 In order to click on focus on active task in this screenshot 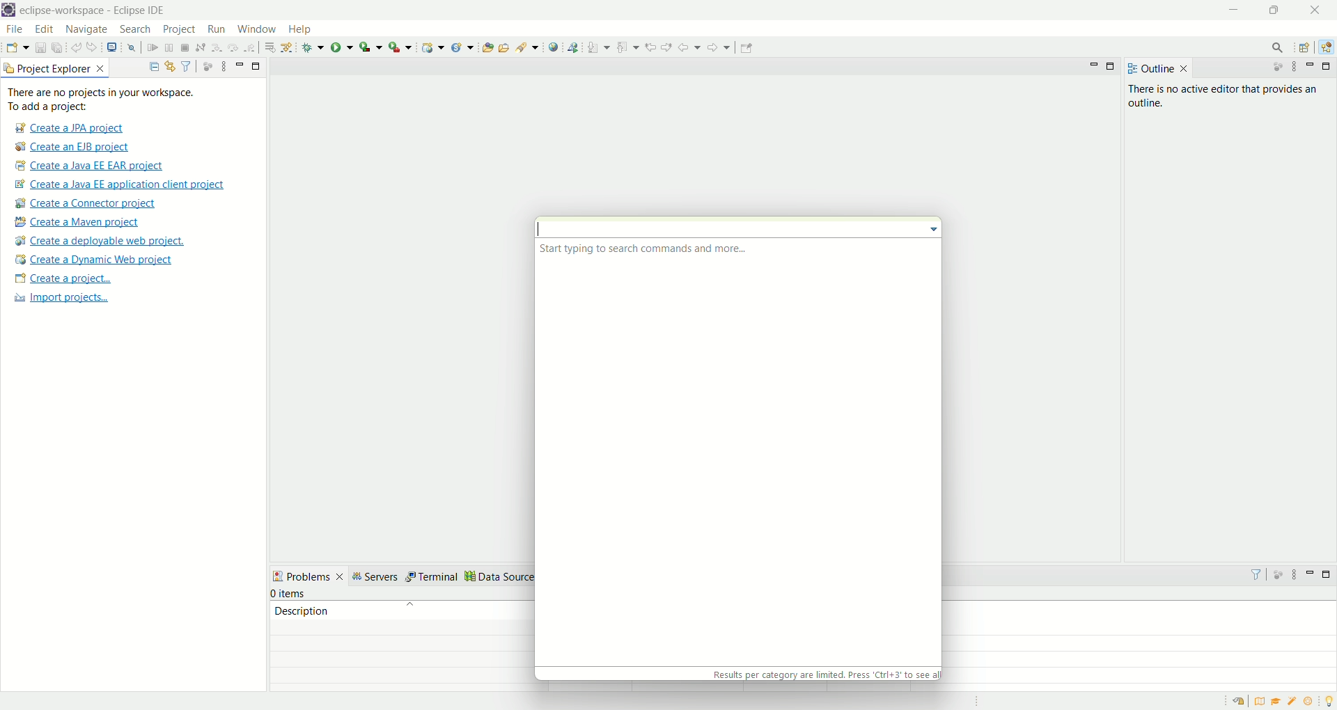, I will do `click(207, 65)`.